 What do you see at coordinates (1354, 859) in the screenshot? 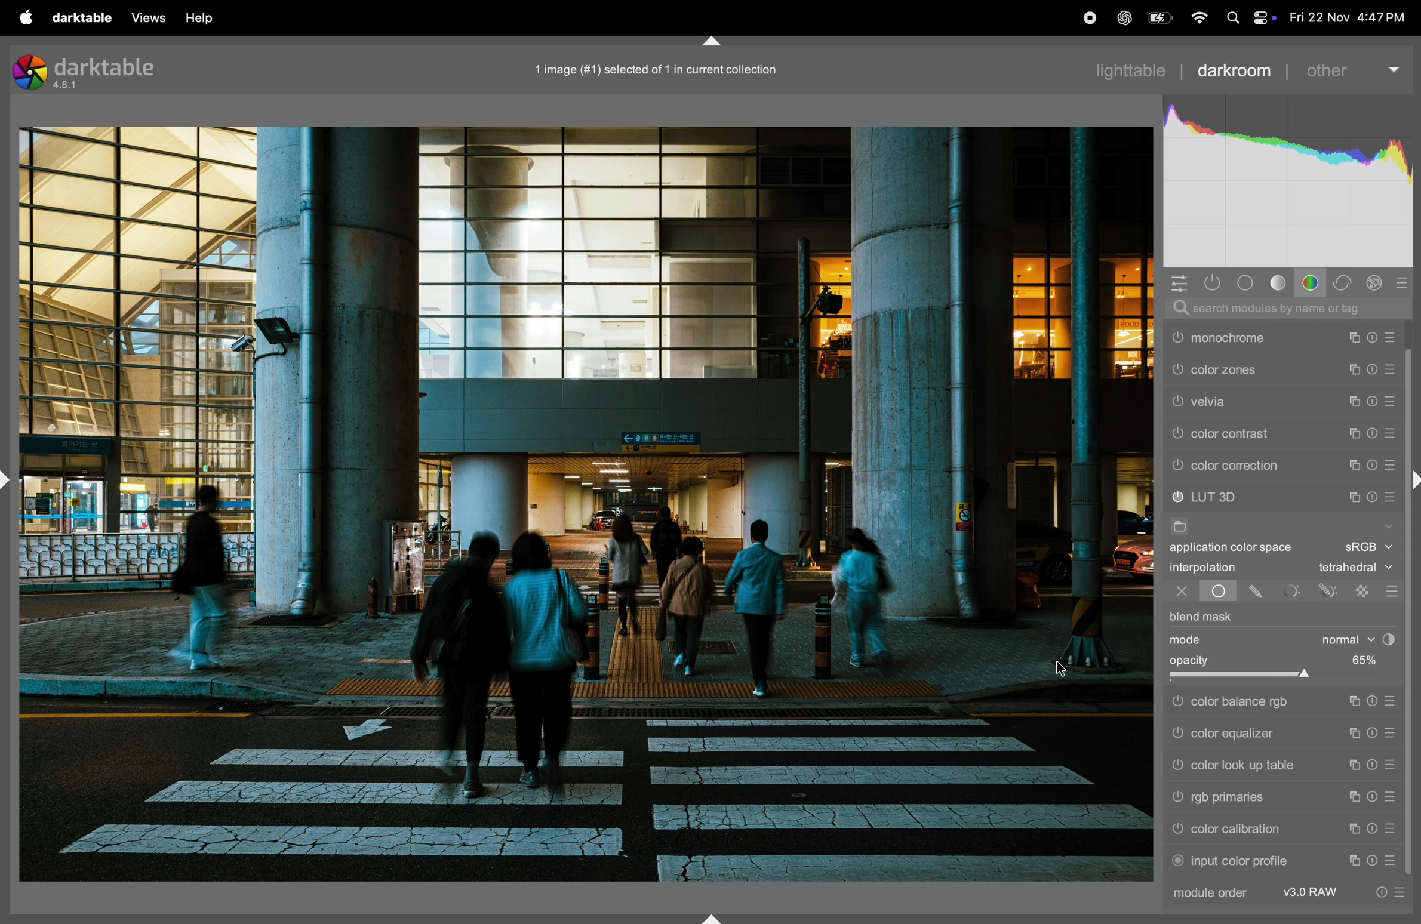
I see `multiple instance actions` at bounding box center [1354, 859].